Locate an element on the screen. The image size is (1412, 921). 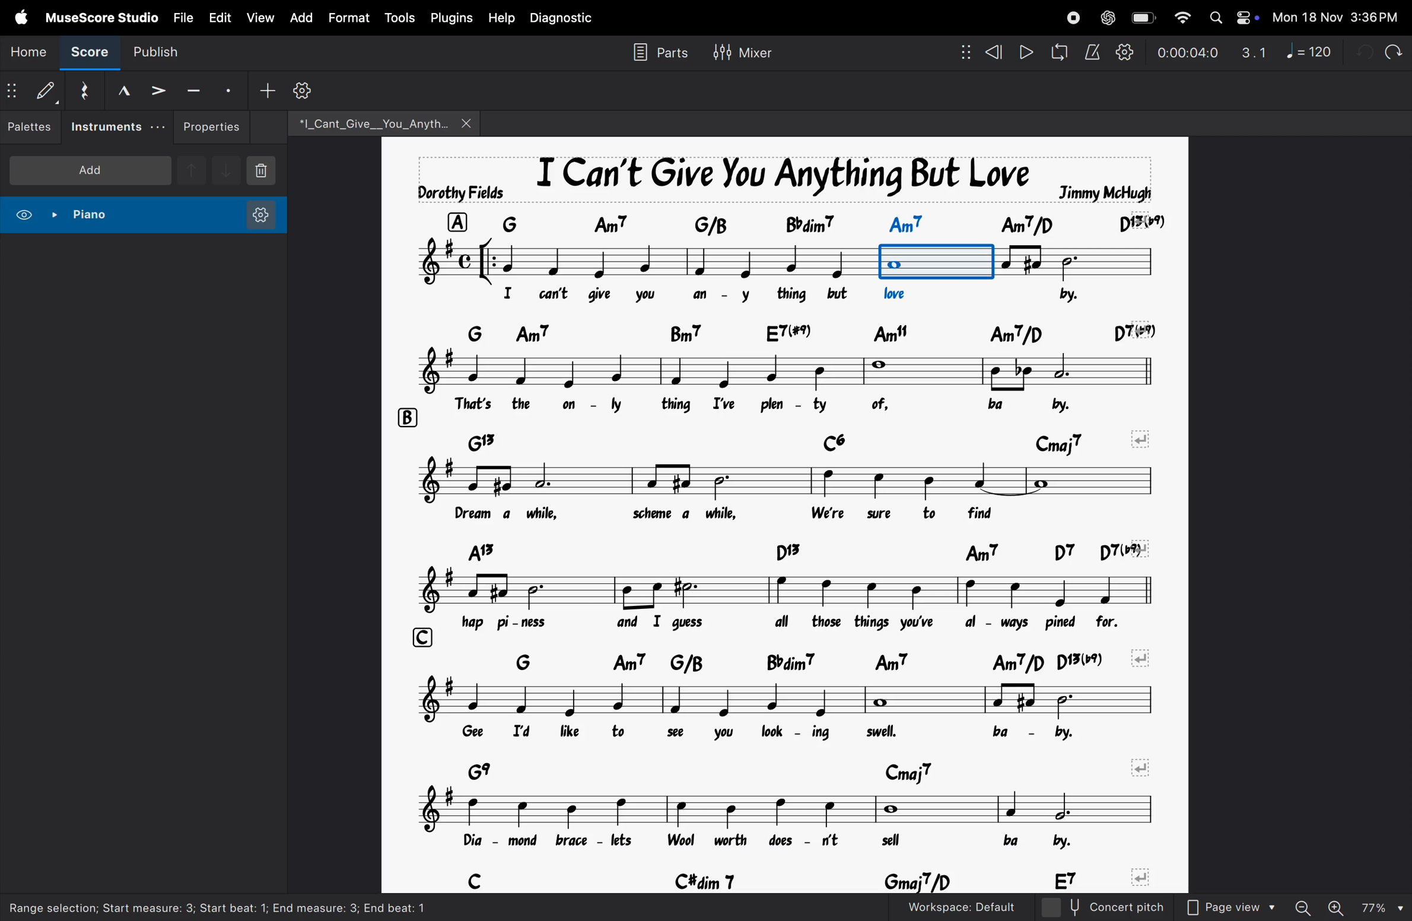
stacato is located at coordinates (228, 91).